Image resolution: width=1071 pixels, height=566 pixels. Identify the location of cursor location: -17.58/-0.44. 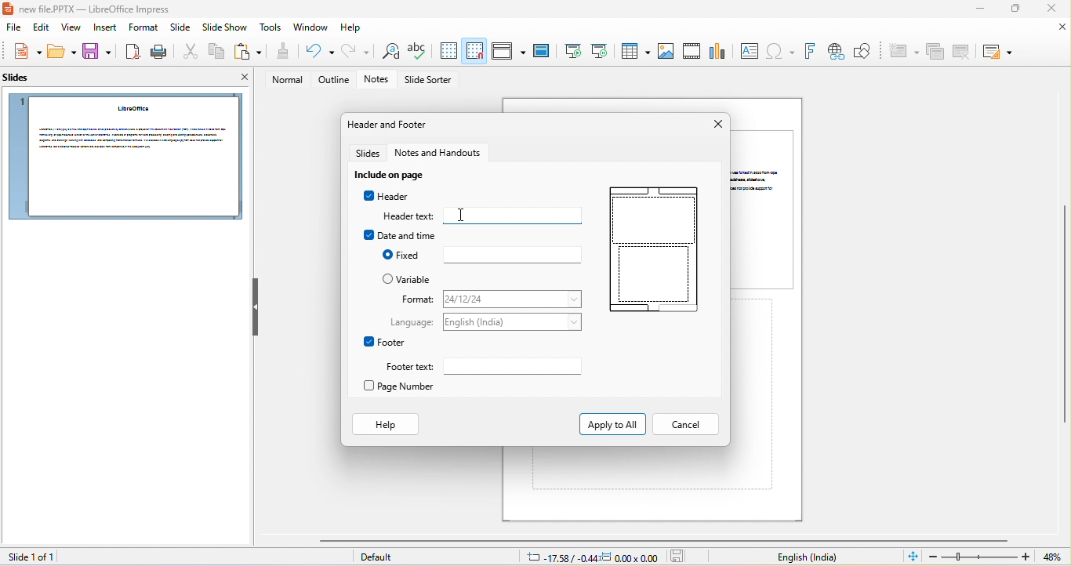
(559, 557).